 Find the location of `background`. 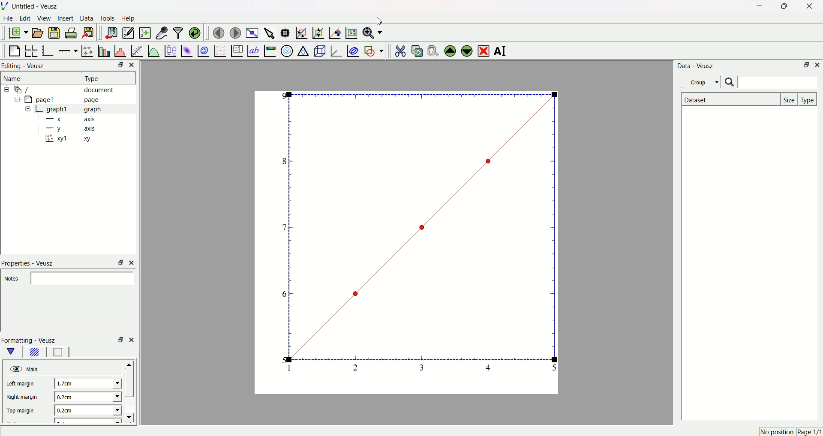

background is located at coordinates (35, 353).